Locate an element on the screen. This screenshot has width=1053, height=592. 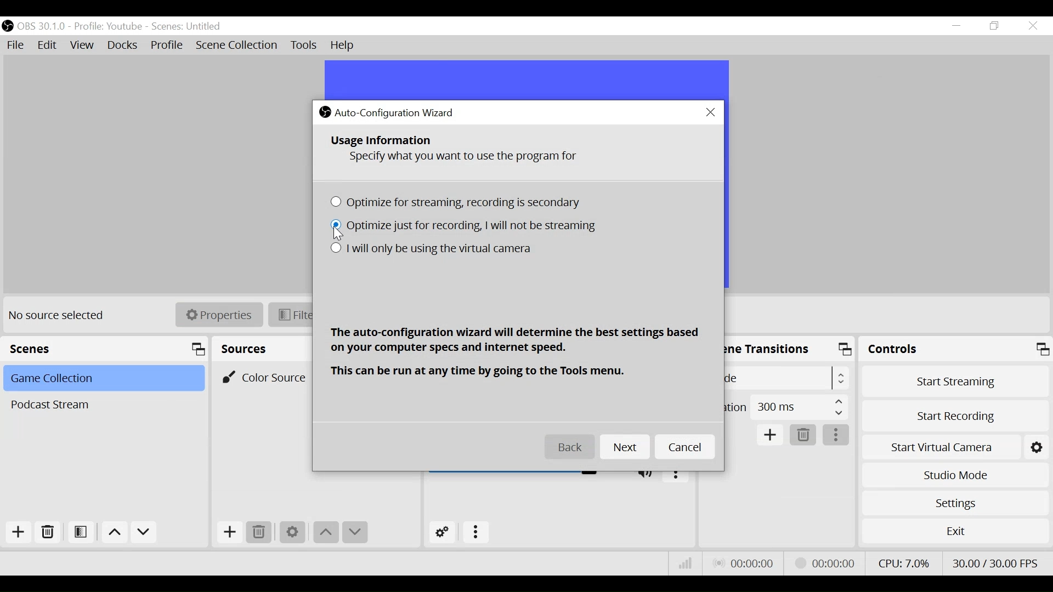
The auto-configuration wizard will determine the best settings based on your computer specs and internet speed is located at coordinates (516, 341).